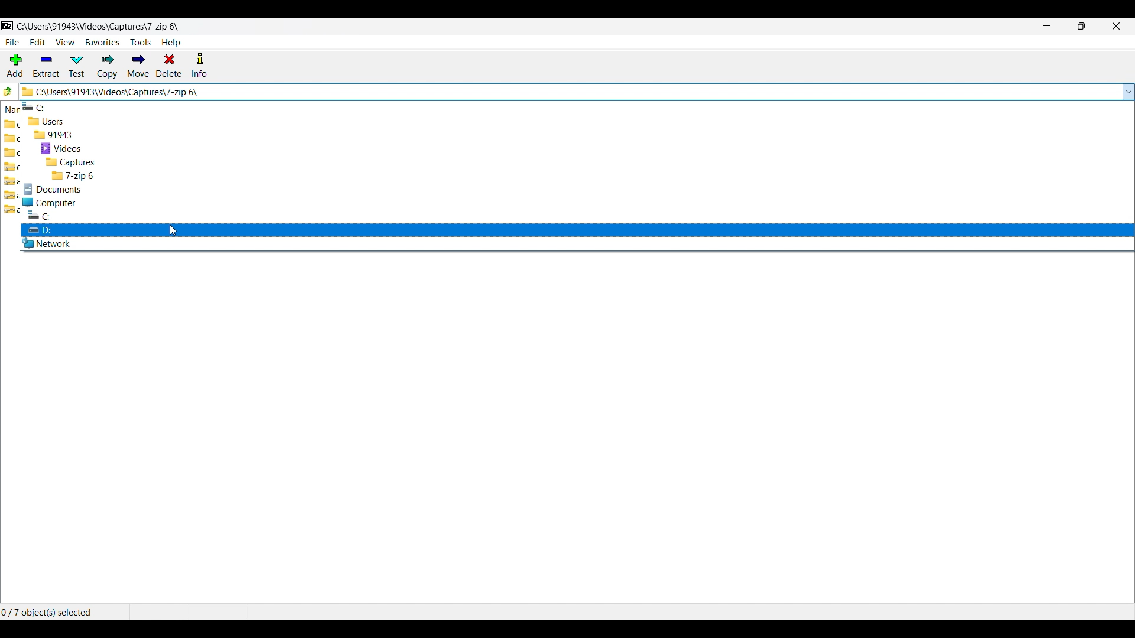 The image size is (1135, 638). I want to click on Extract, so click(47, 66).